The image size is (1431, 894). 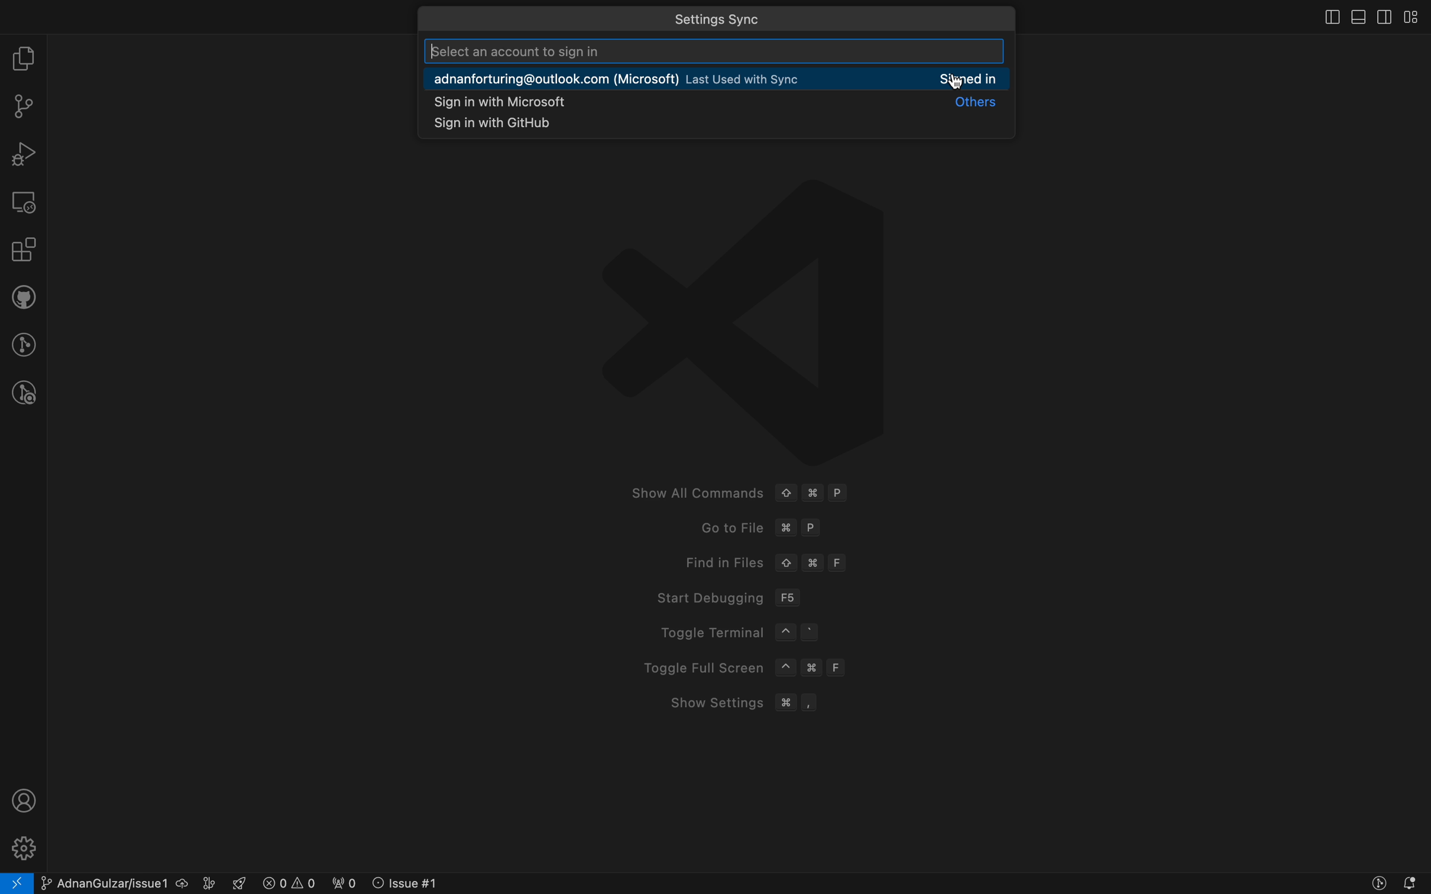 What do you see at coordinates (745, 570) in the screenshot?
I see `welcome screen` at bounding box center [745, 570].